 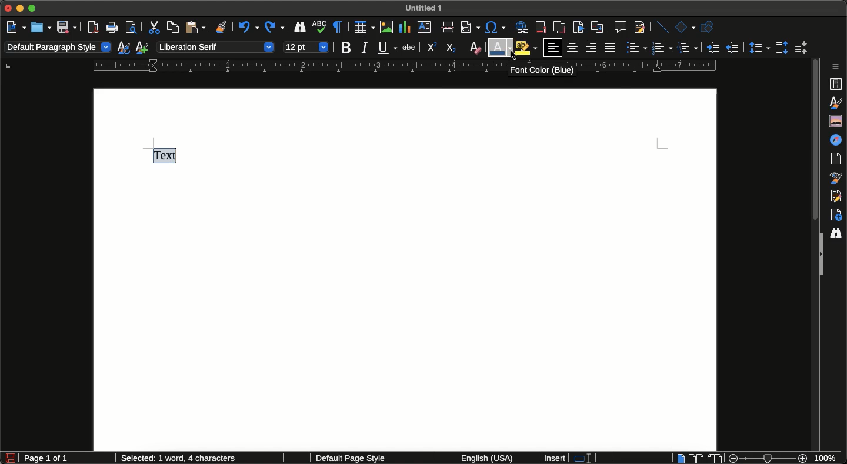 I want to click on Scroll, so click(x=814, y=143).